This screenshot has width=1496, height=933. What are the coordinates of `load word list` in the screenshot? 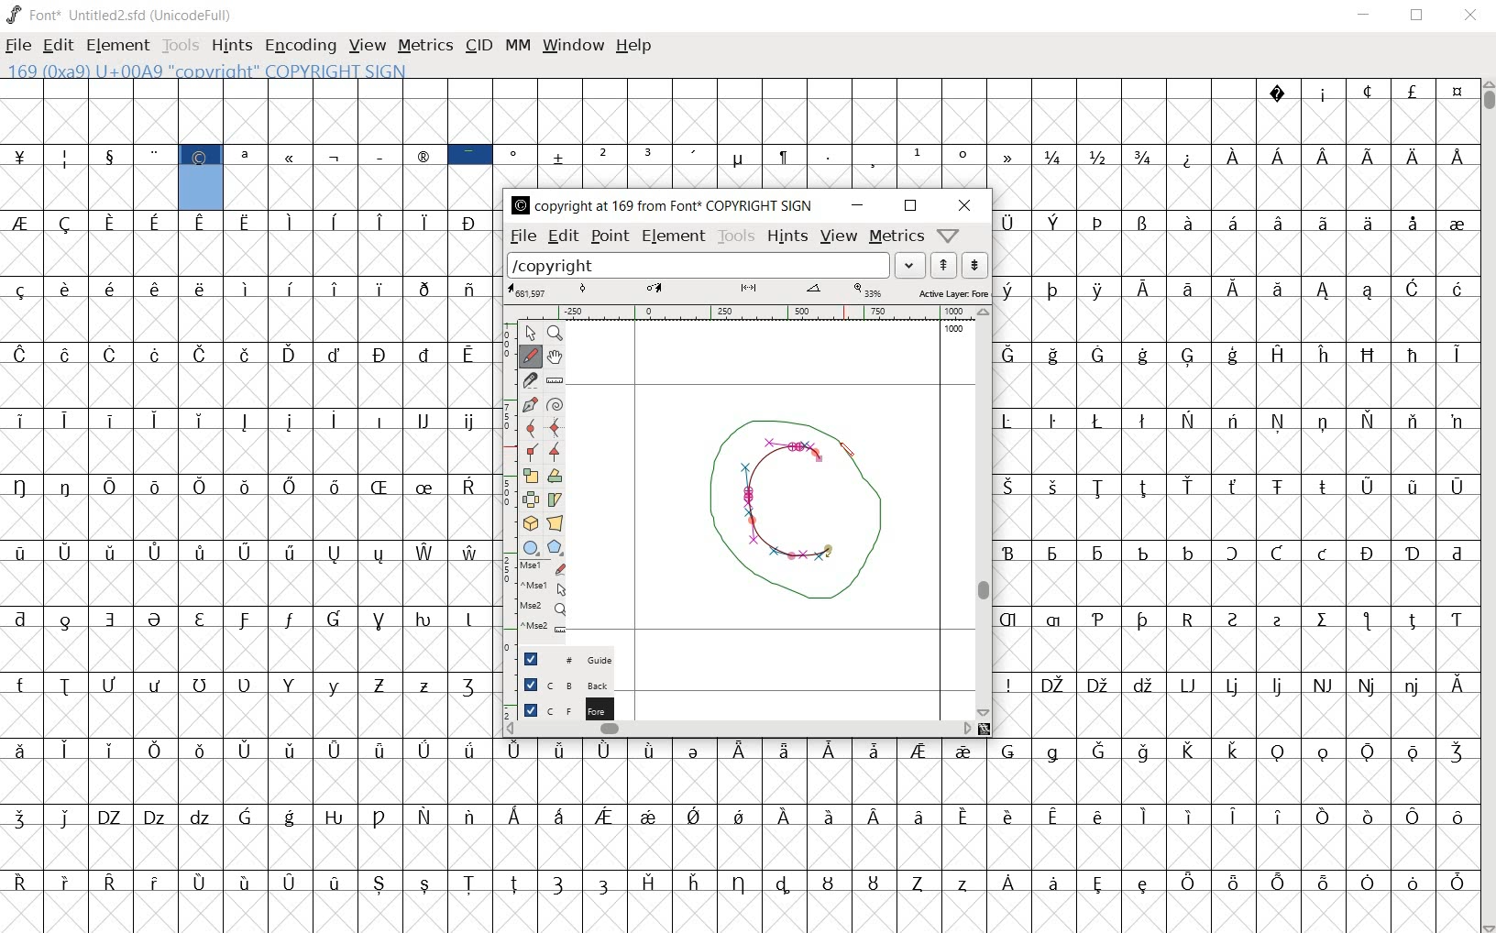 It's located at (715, 265).